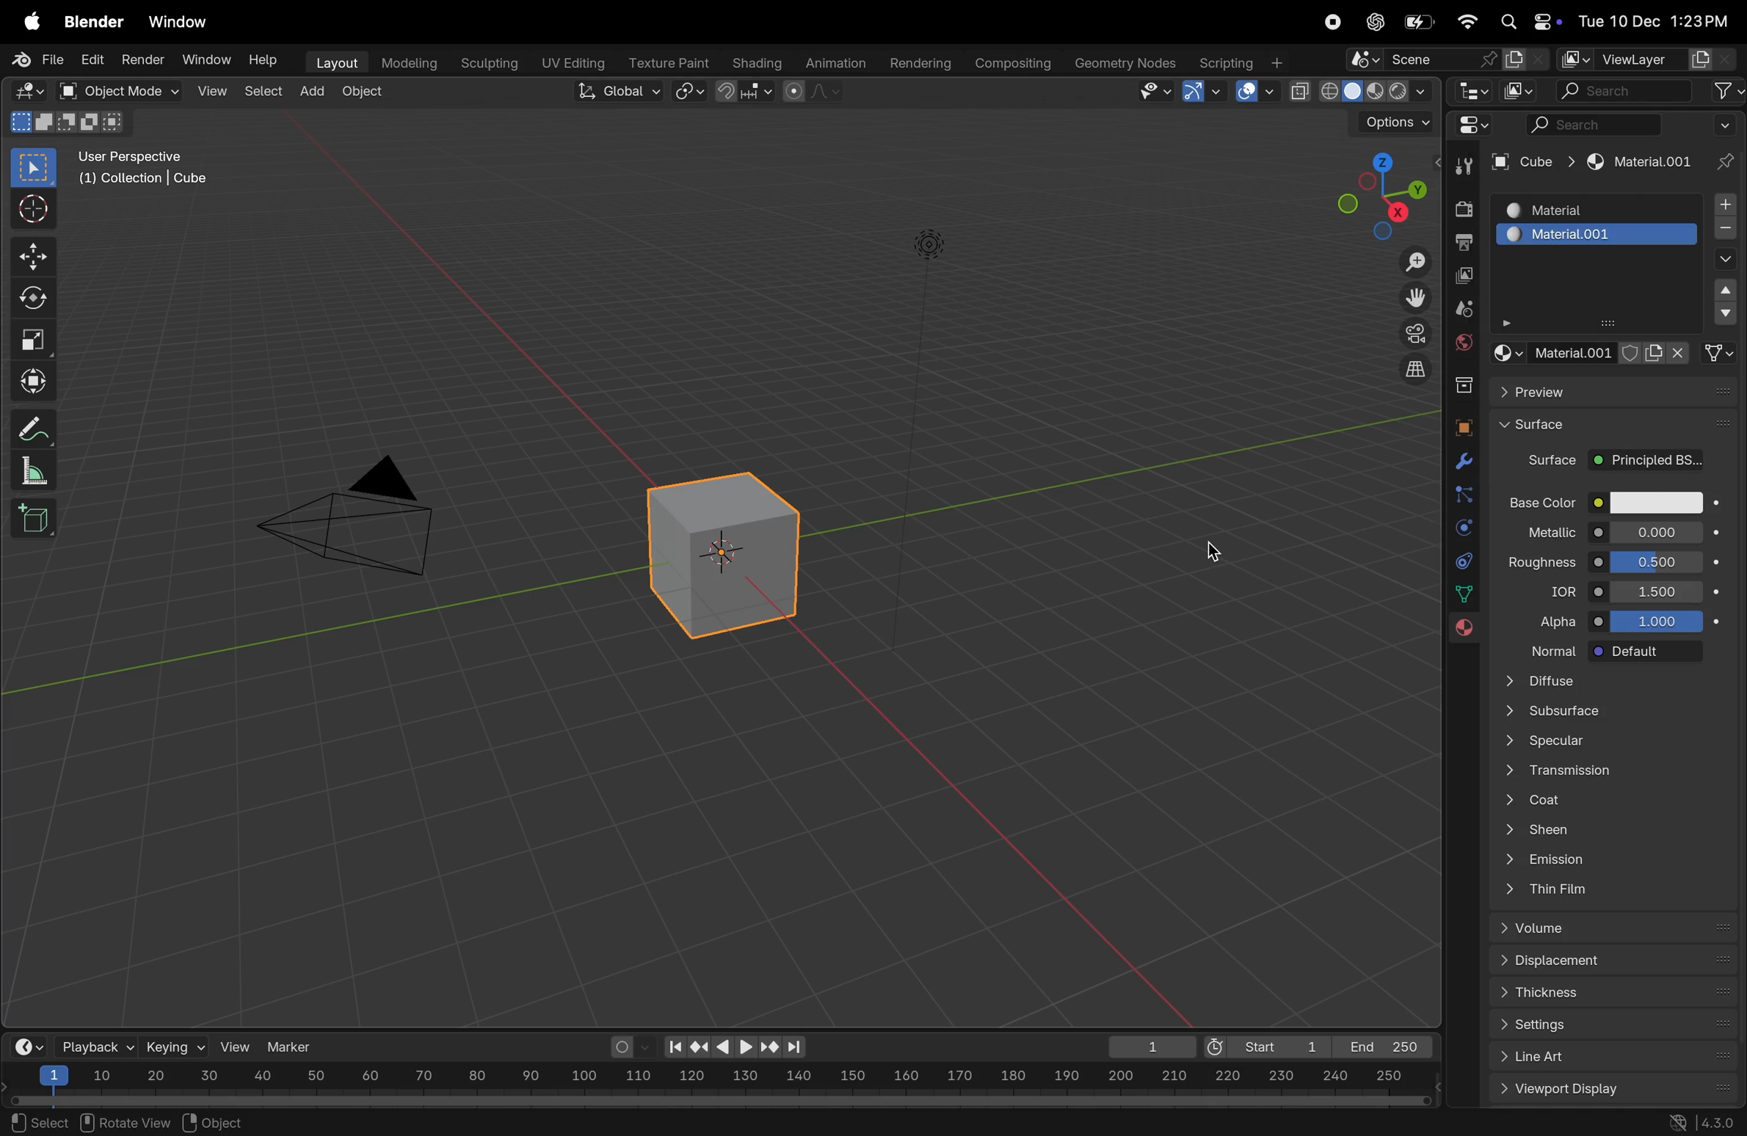 This screenshot has height=1136, width=1747. Describe the element at coordinates (1459, 464) in the screenshot. I see `modifiers` at that location.